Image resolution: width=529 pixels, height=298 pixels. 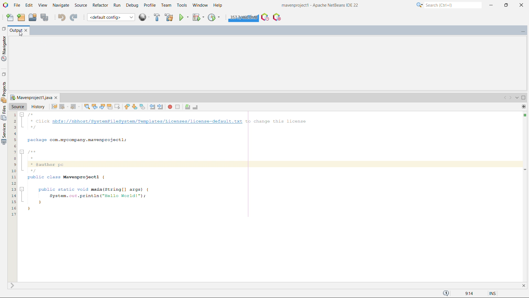 I want to click on source, so click(x=18, y=106).